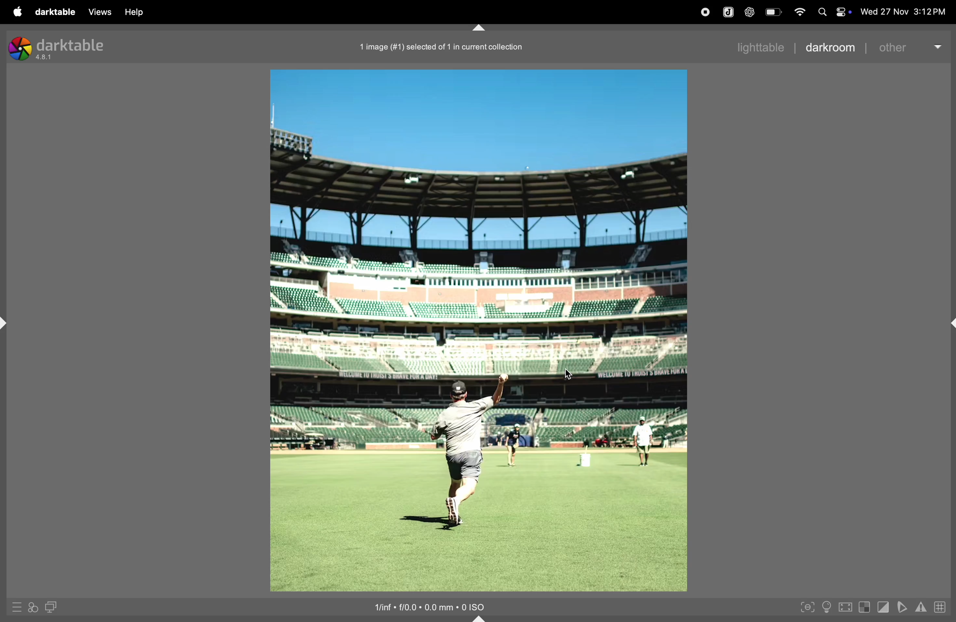 The width and height of the screenshot is (956, 622). I want to click on display second room, so click(53, 606).